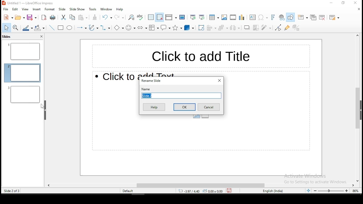 This screenshot has width=363, height=204. I want to click on close pane, so click(41, 37).